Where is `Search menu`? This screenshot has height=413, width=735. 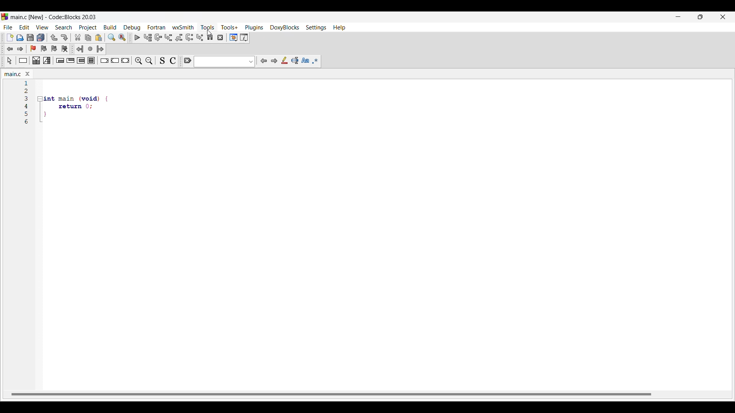 Search menu is located at coordinates (64, 28).